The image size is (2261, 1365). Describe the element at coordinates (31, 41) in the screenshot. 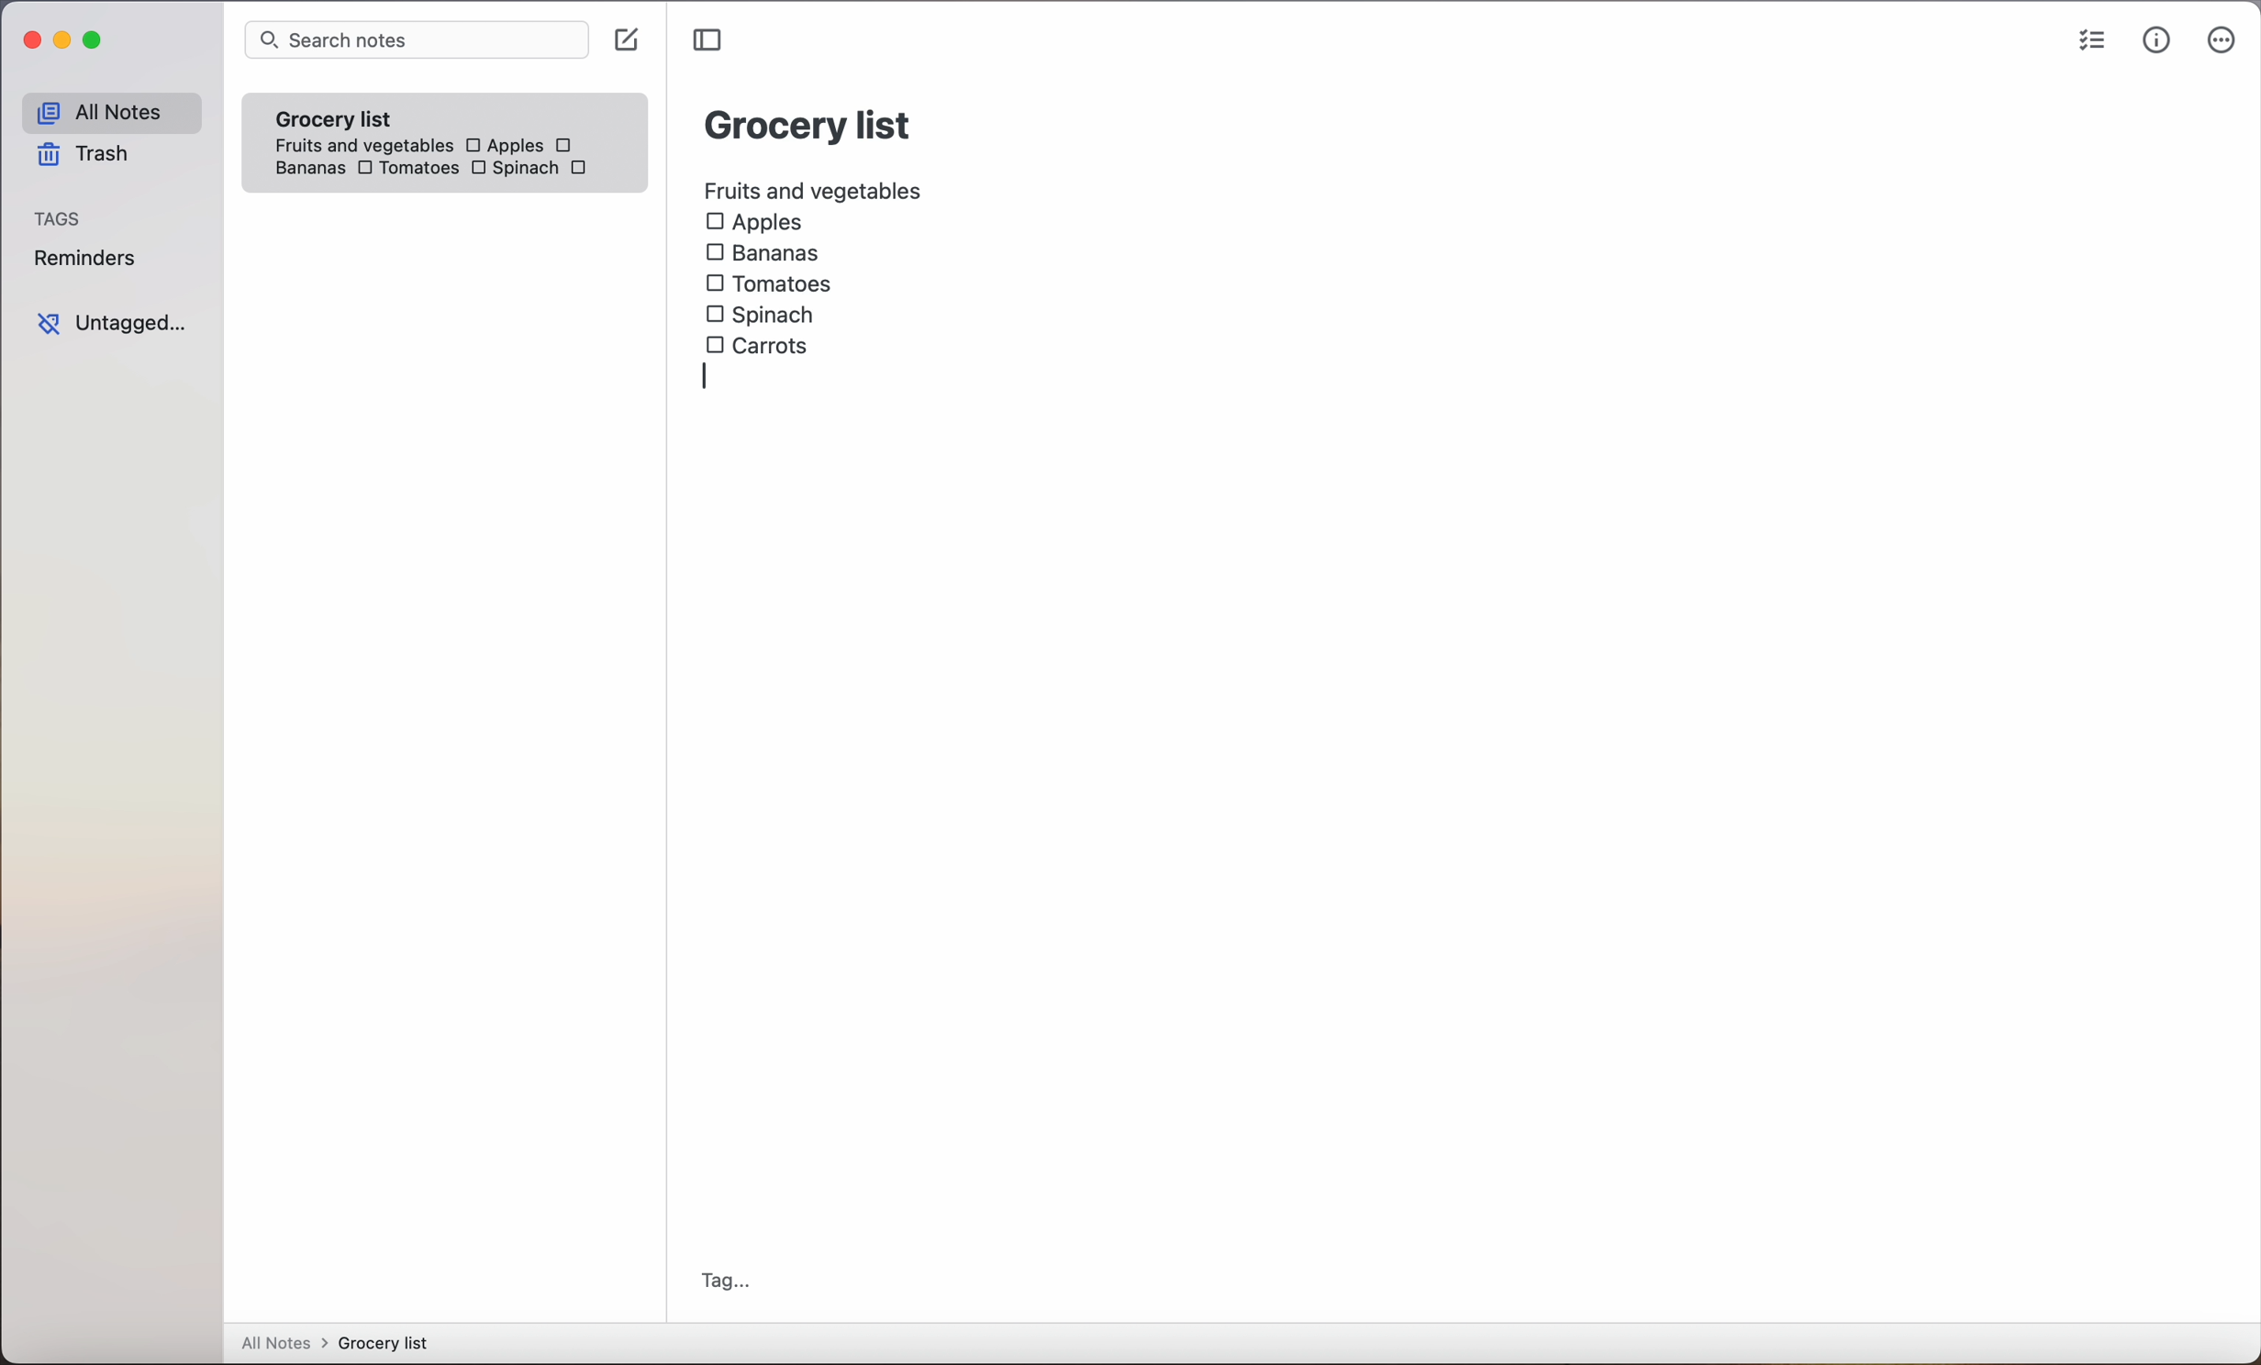

I see `close Simplenote` at that location.